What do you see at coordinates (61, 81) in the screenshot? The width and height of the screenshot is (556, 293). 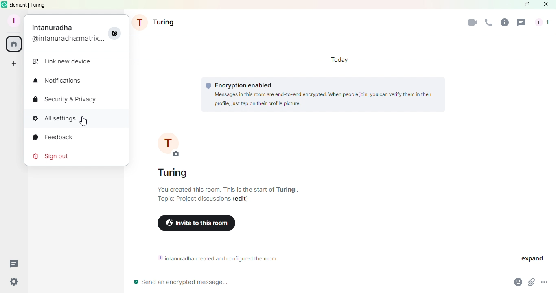 I see `Notifications` at bounding box center [61, 81].